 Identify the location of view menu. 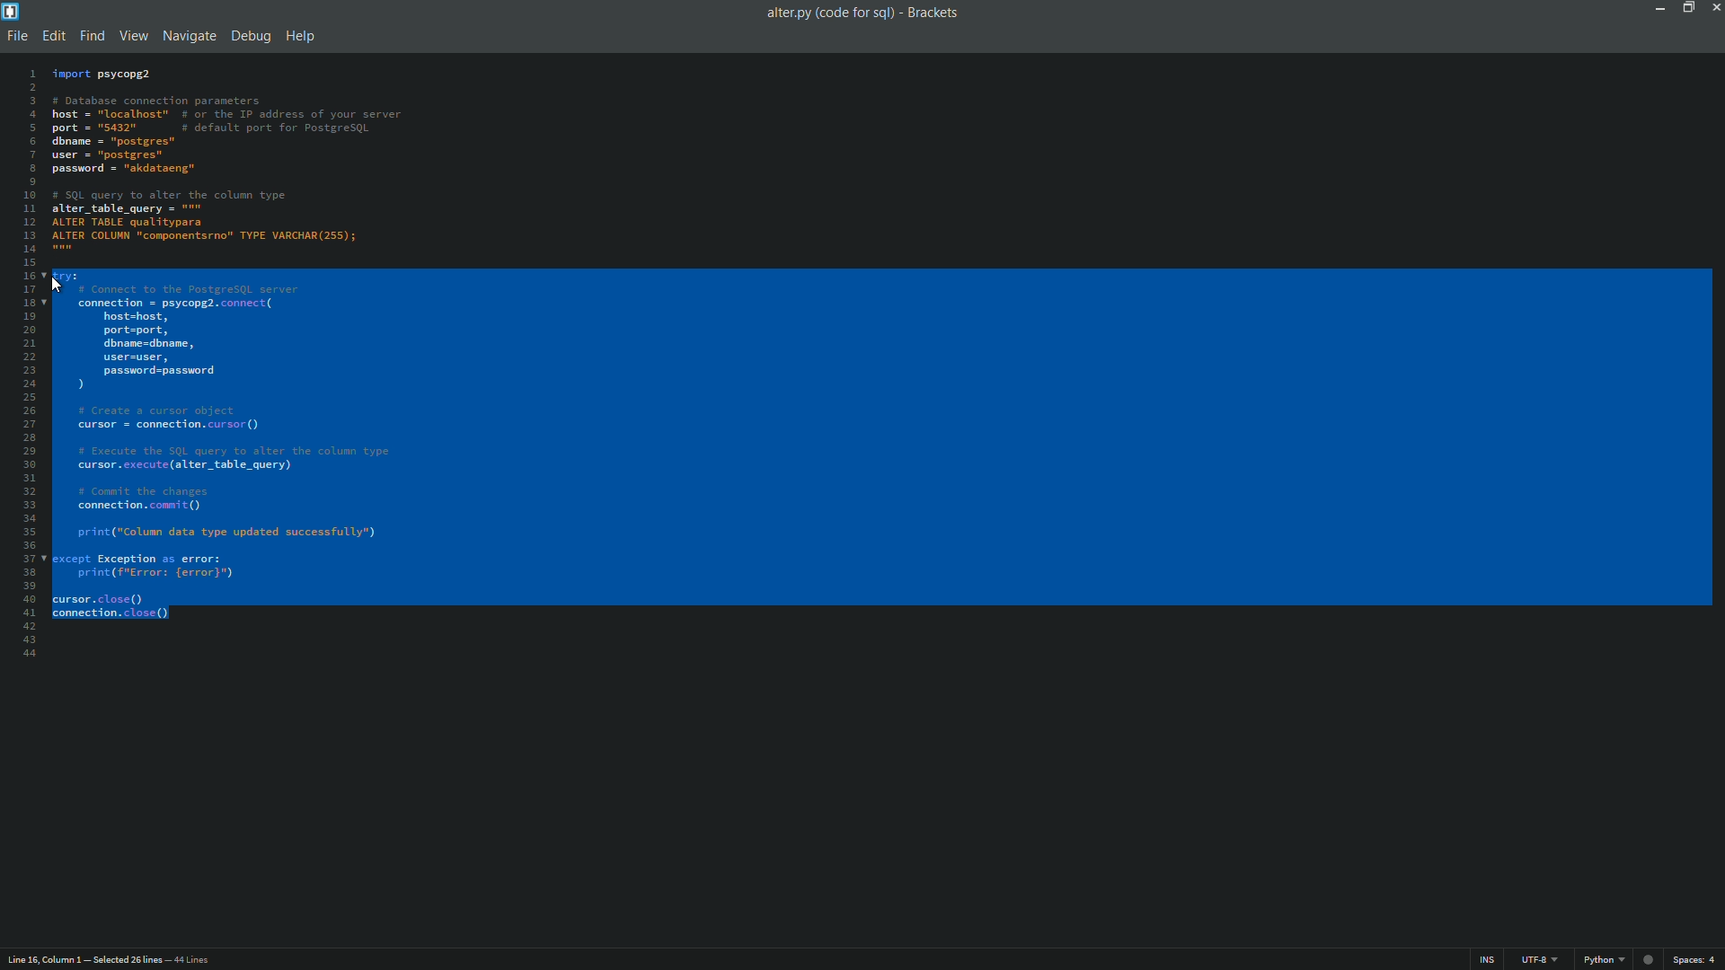
(136, 36).